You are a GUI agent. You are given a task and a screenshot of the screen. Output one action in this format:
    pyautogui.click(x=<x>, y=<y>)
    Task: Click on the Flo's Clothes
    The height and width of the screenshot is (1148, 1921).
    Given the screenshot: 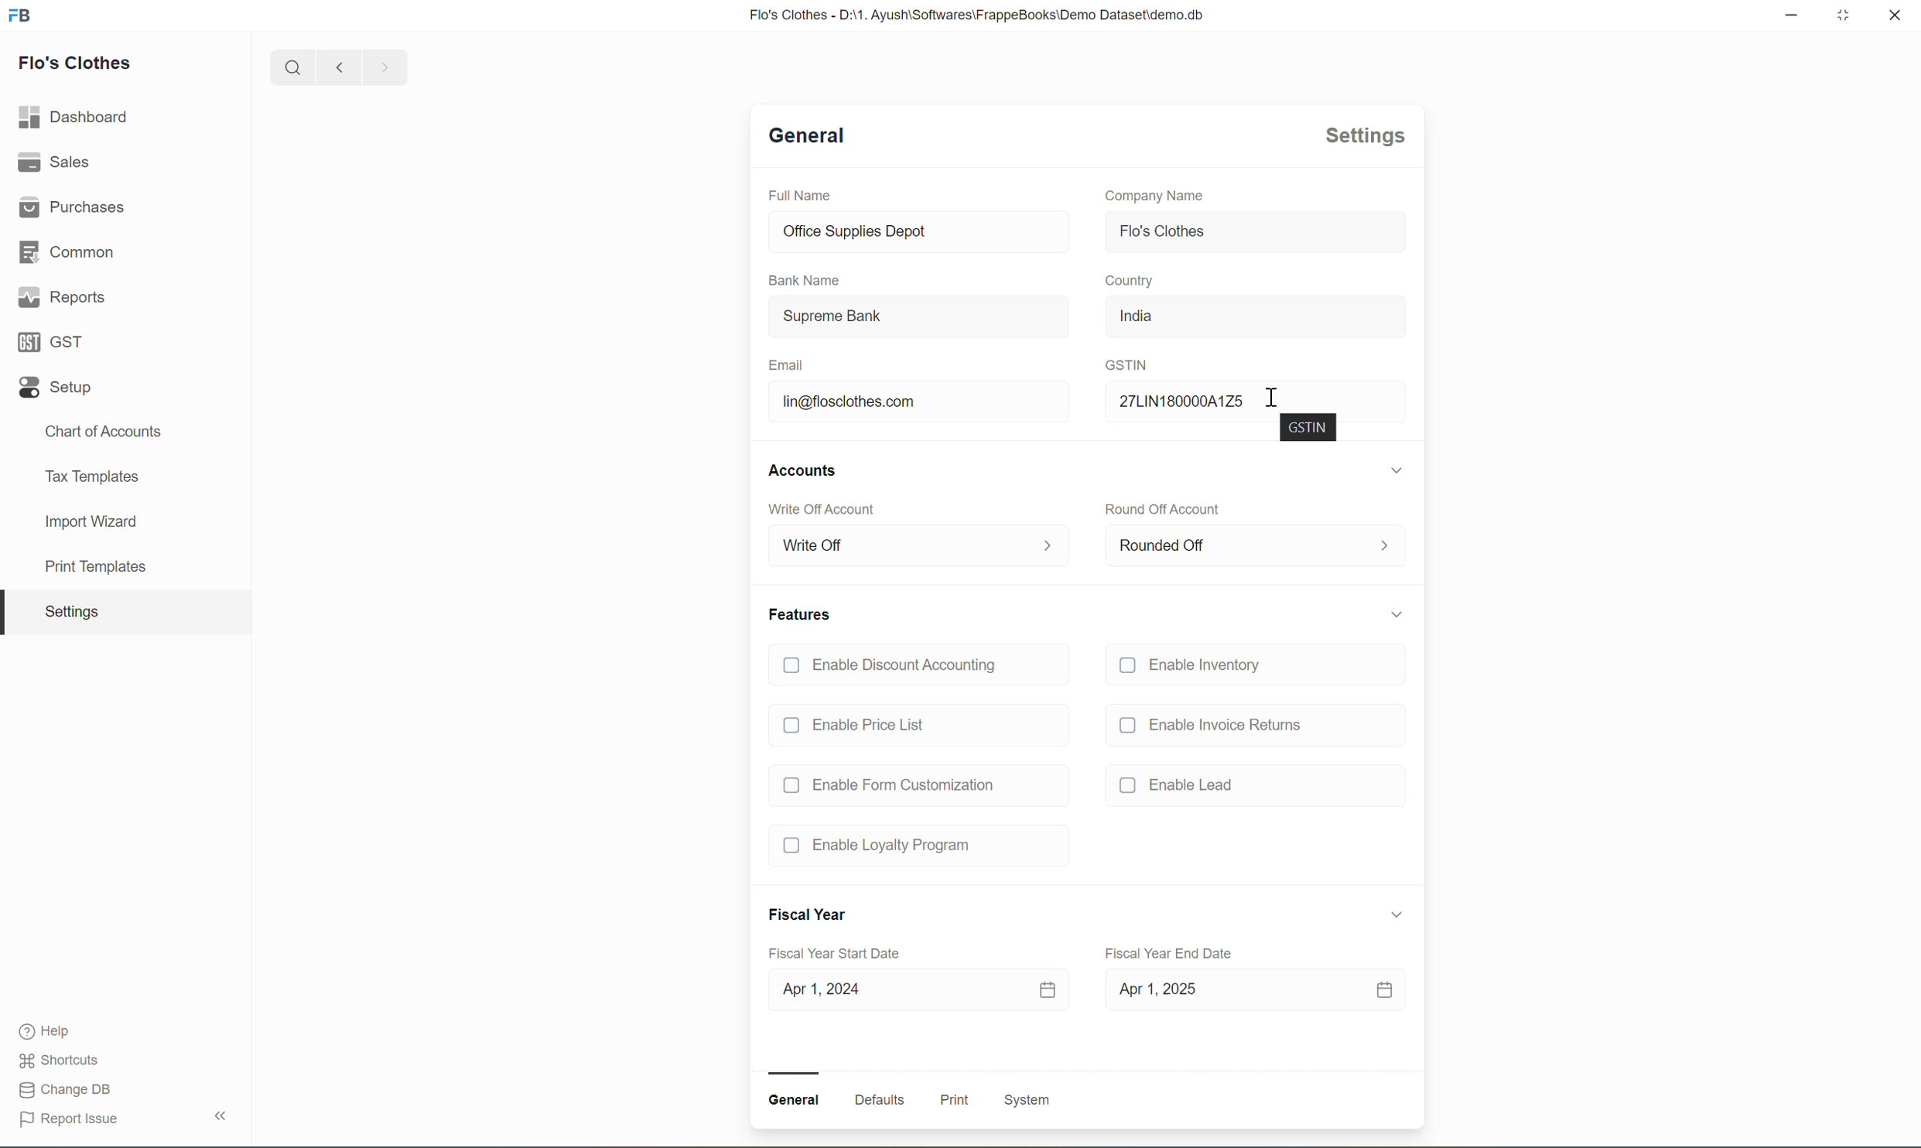 What is the action you would take?
    pyautogui.click(x=75, y=64)
    